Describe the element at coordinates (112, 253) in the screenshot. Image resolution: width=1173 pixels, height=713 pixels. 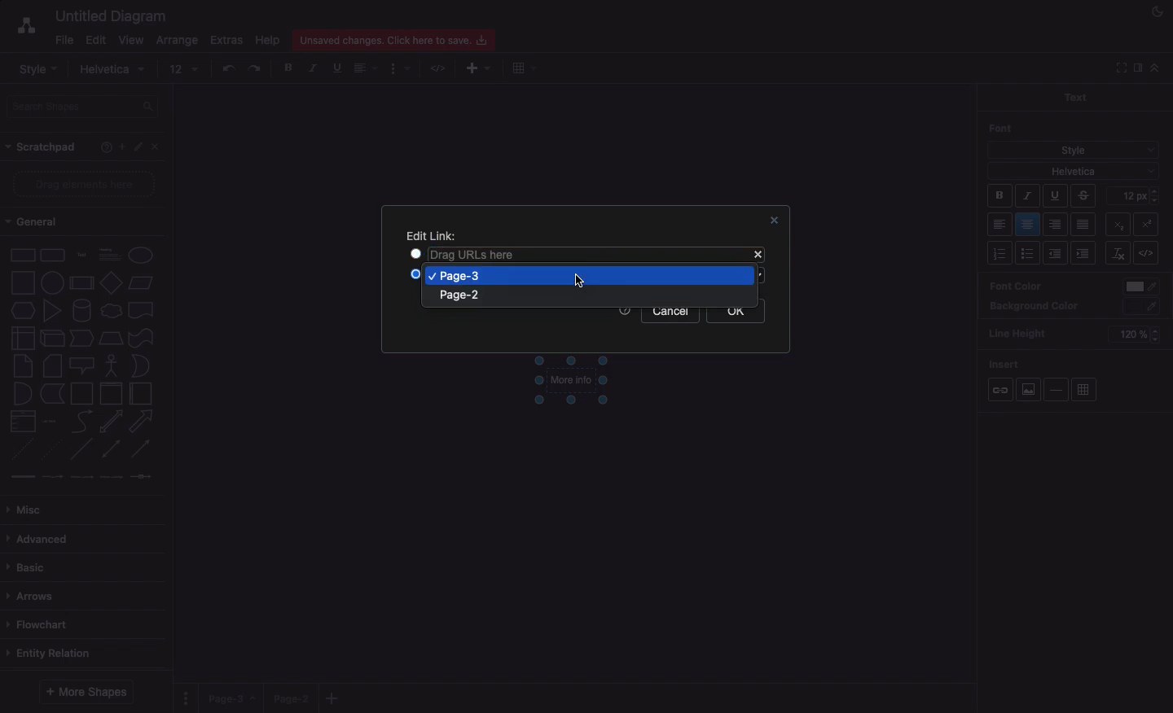
I see `Heading` at that location.